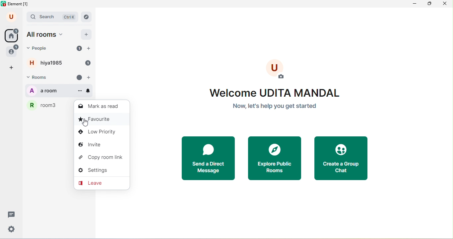 This screenshot has height=239, width=453. I want to click on add people, so click(89, 49).